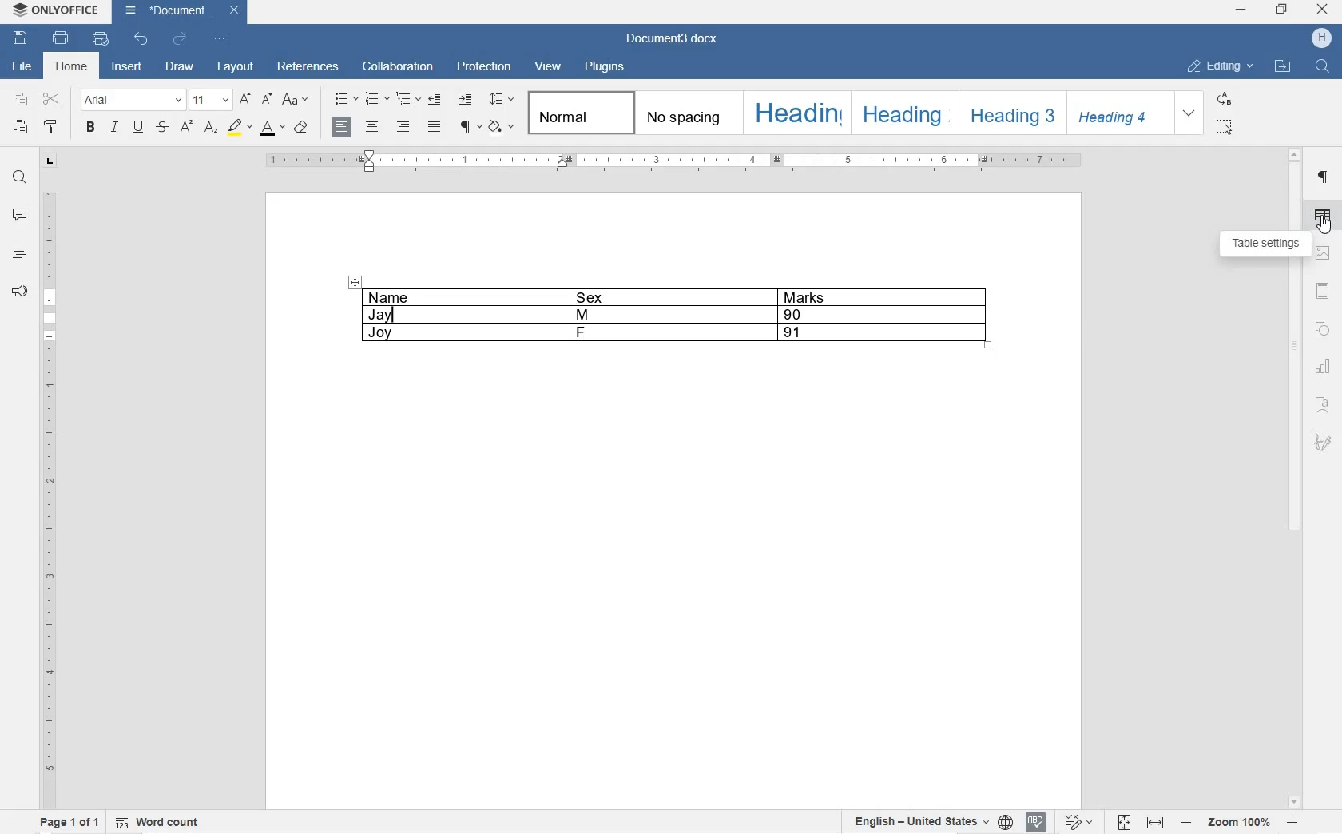  What do you see at coordinates (268, 100) in the screenshot?
I see `DECREMENT FONT SIZE` at bounding box center [268, 100].